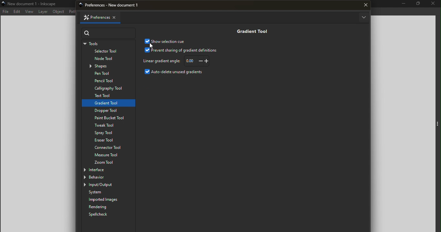  What do you see at coordinates (108, 155) in the screenshot?
I see `Measure tool` at bounding box center [108, 155].